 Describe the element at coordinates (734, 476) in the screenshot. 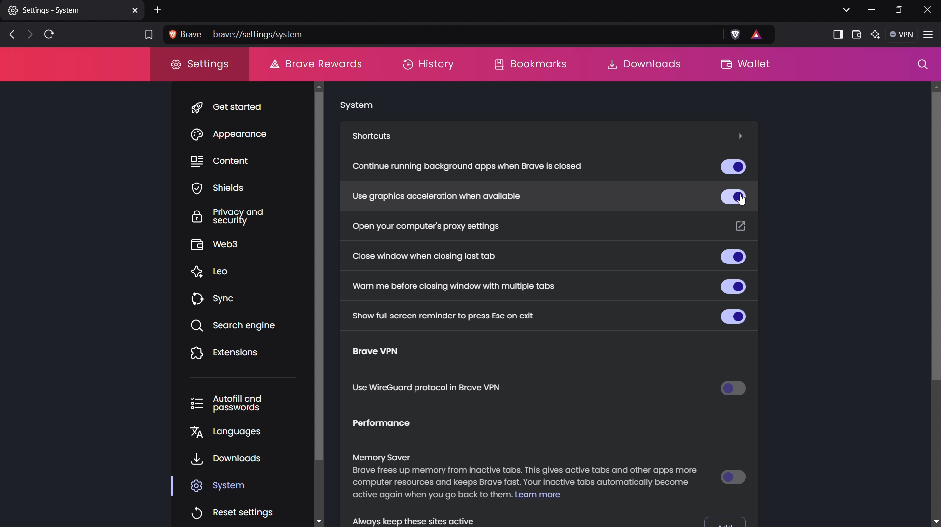

I see `Button` at that location.